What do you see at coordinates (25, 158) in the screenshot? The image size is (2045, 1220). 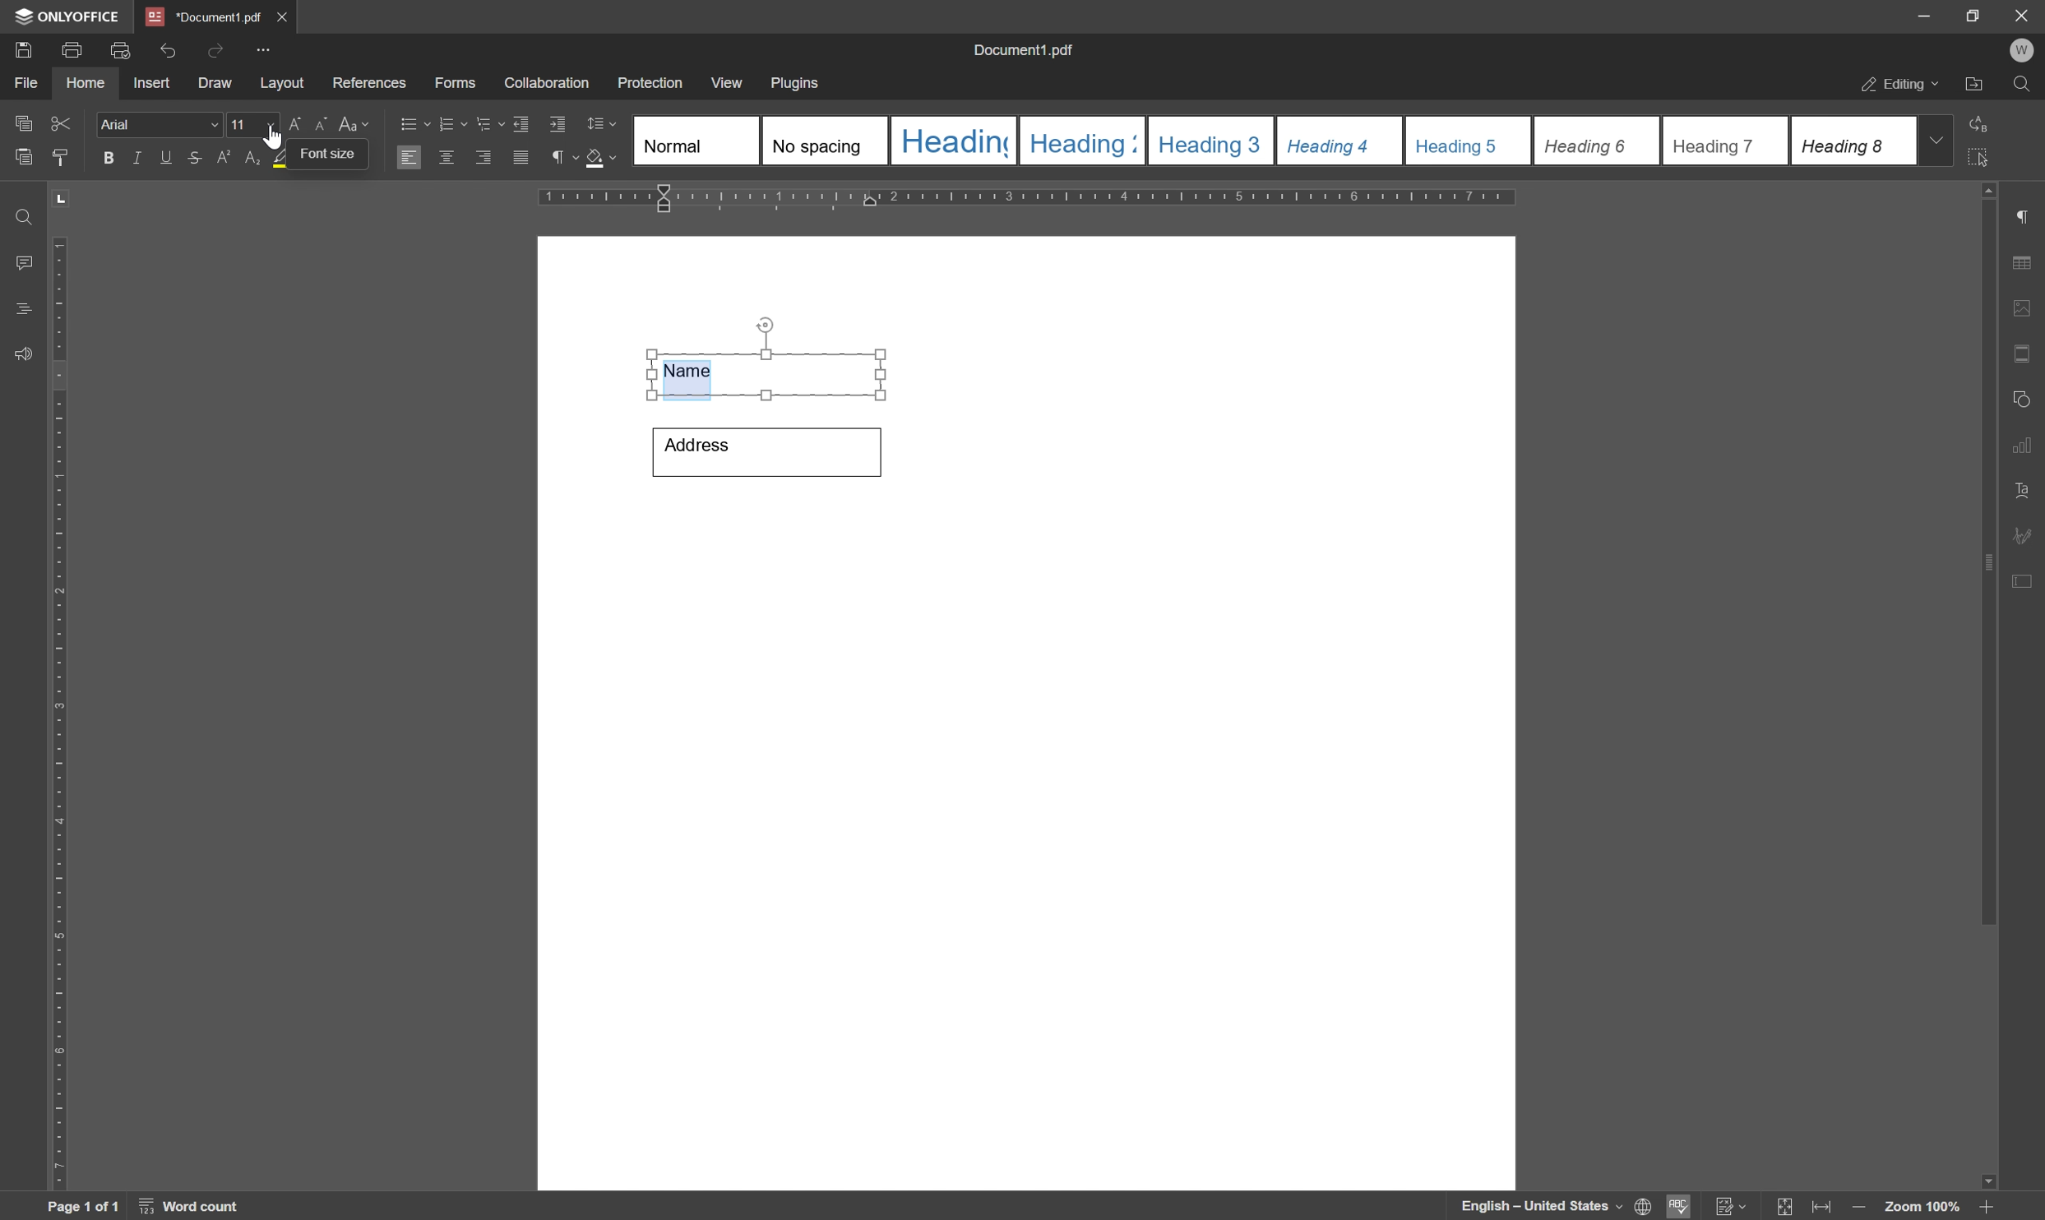 I see `paste` at bounding box center [25, 158].